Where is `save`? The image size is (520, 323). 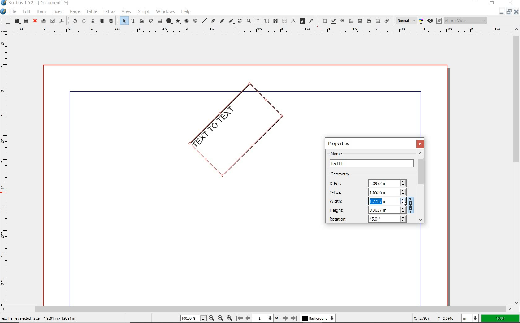 save is located at coordinates (26, 21).